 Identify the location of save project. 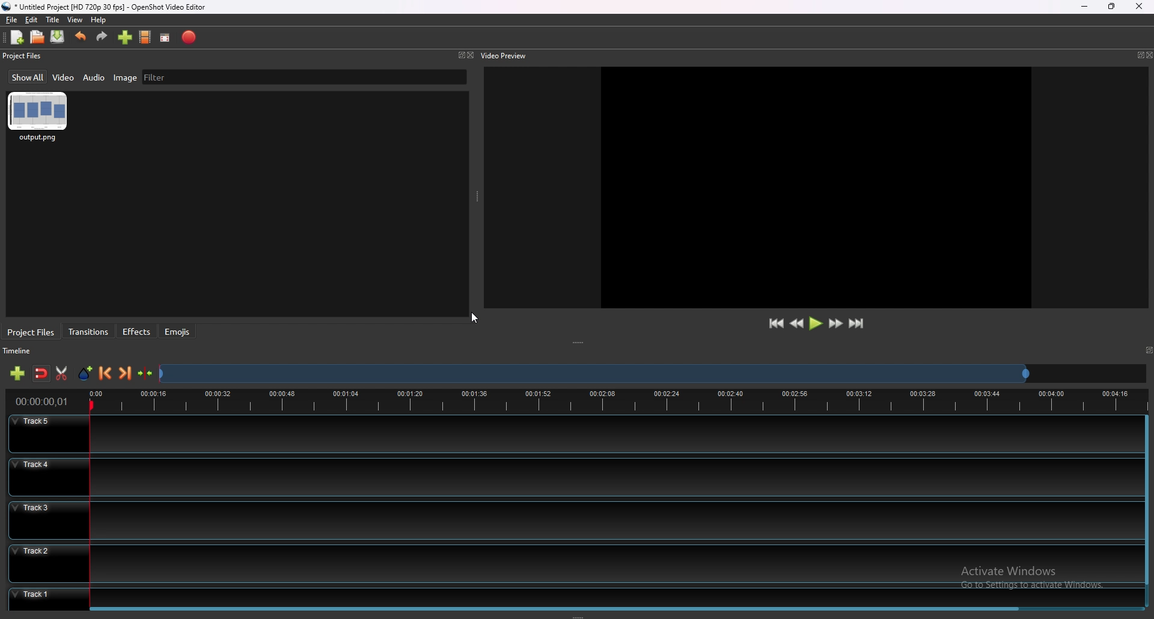
(58, 37).